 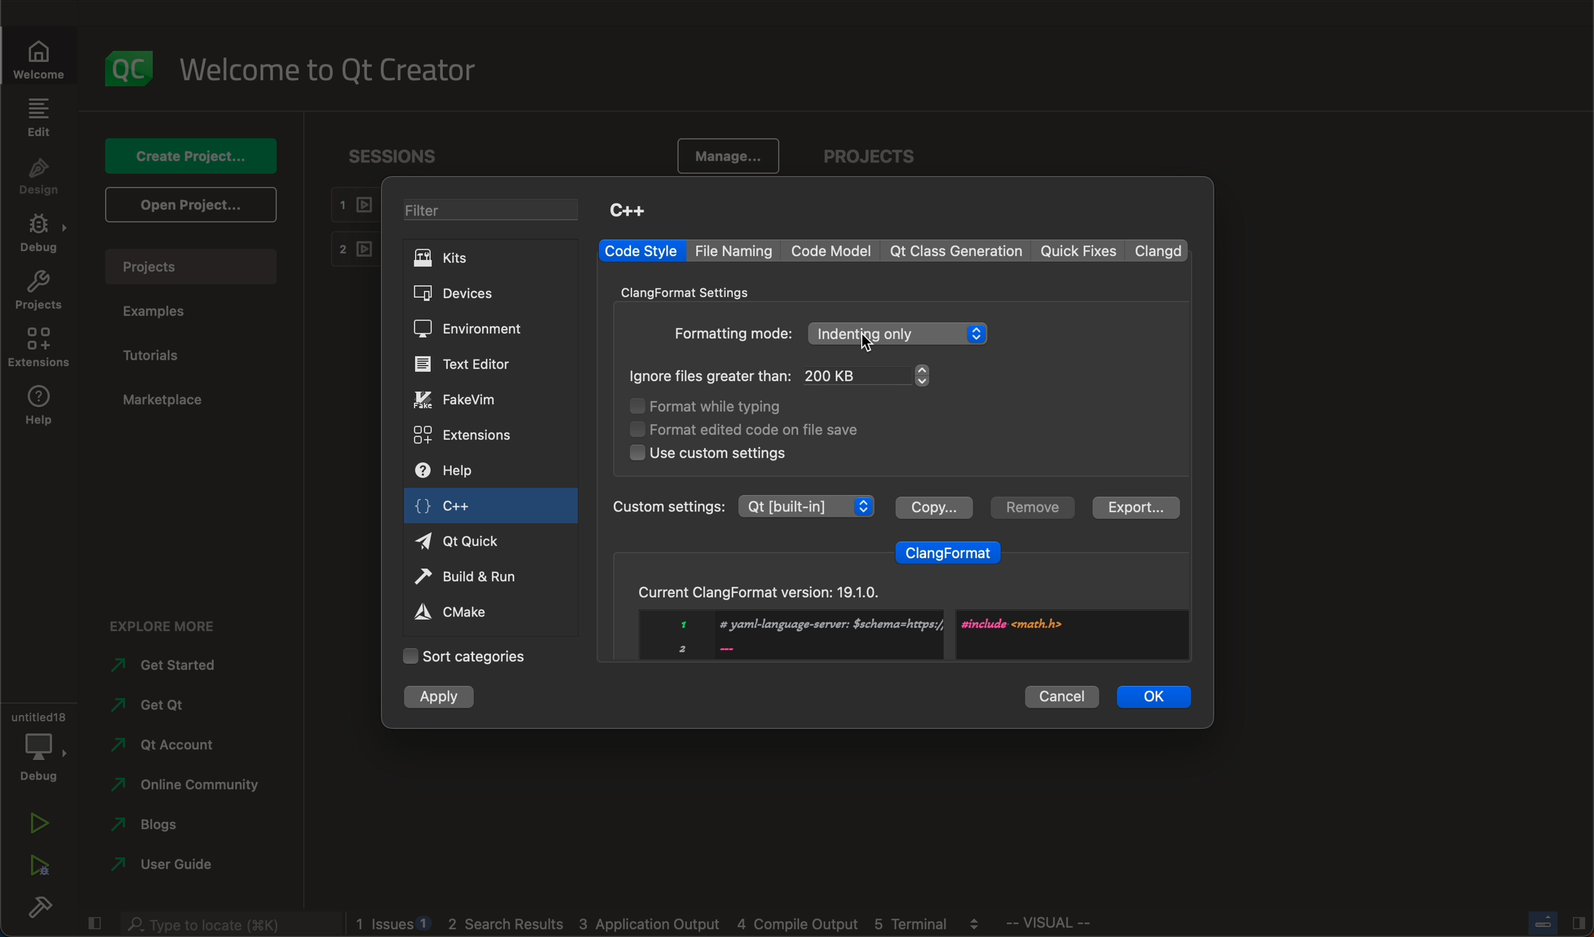 What do you see at coordinates (460, 472) in the screenshot?
I see `help` at bounding box center [460, 472].